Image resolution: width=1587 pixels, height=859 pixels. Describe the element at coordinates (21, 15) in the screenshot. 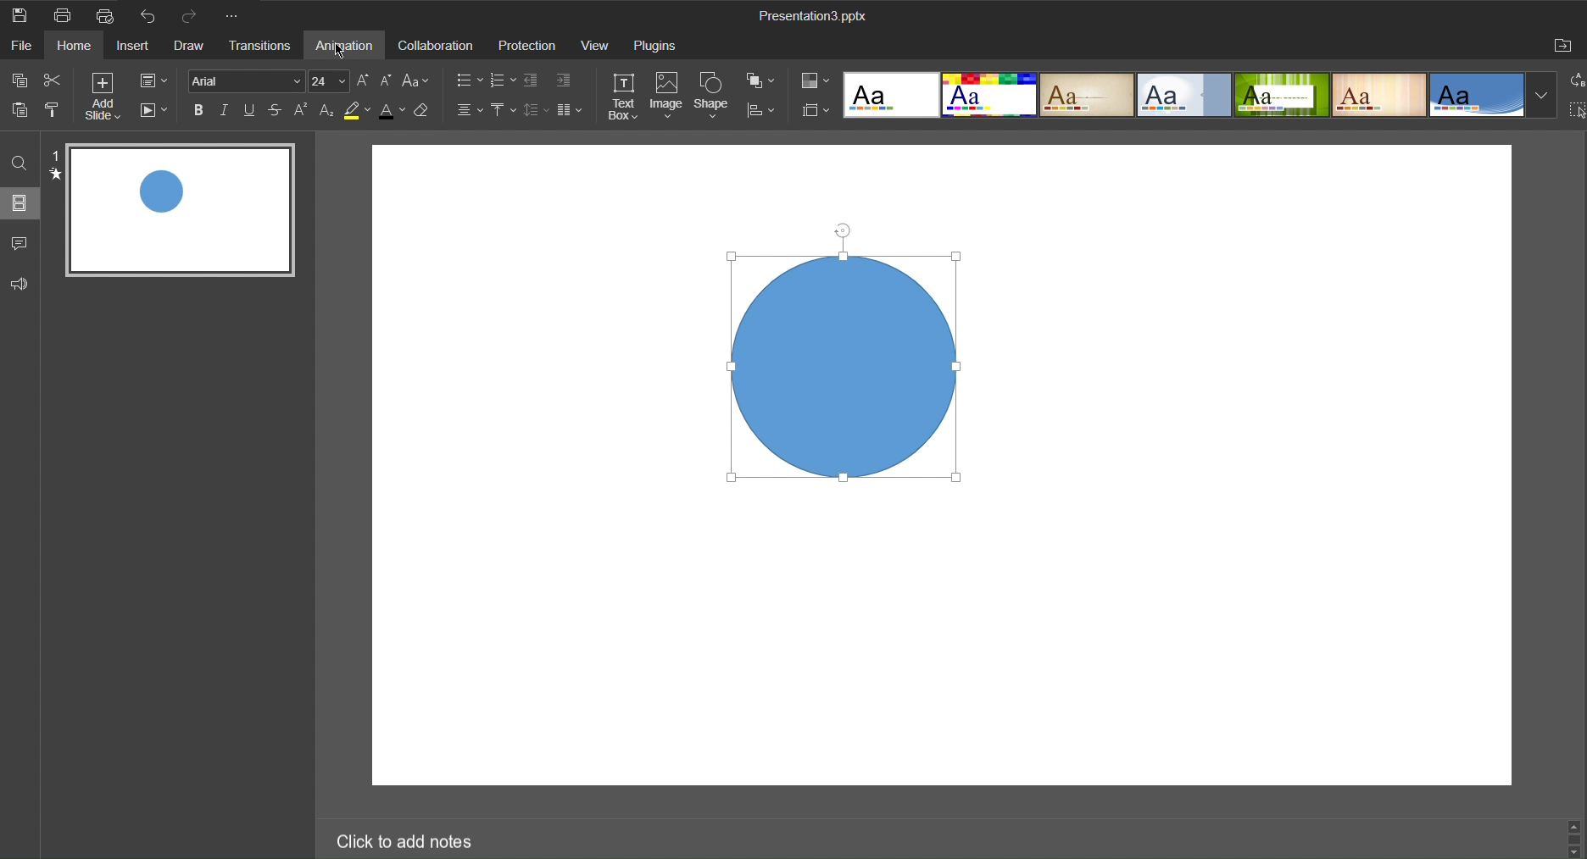

I see `Save` at that location.